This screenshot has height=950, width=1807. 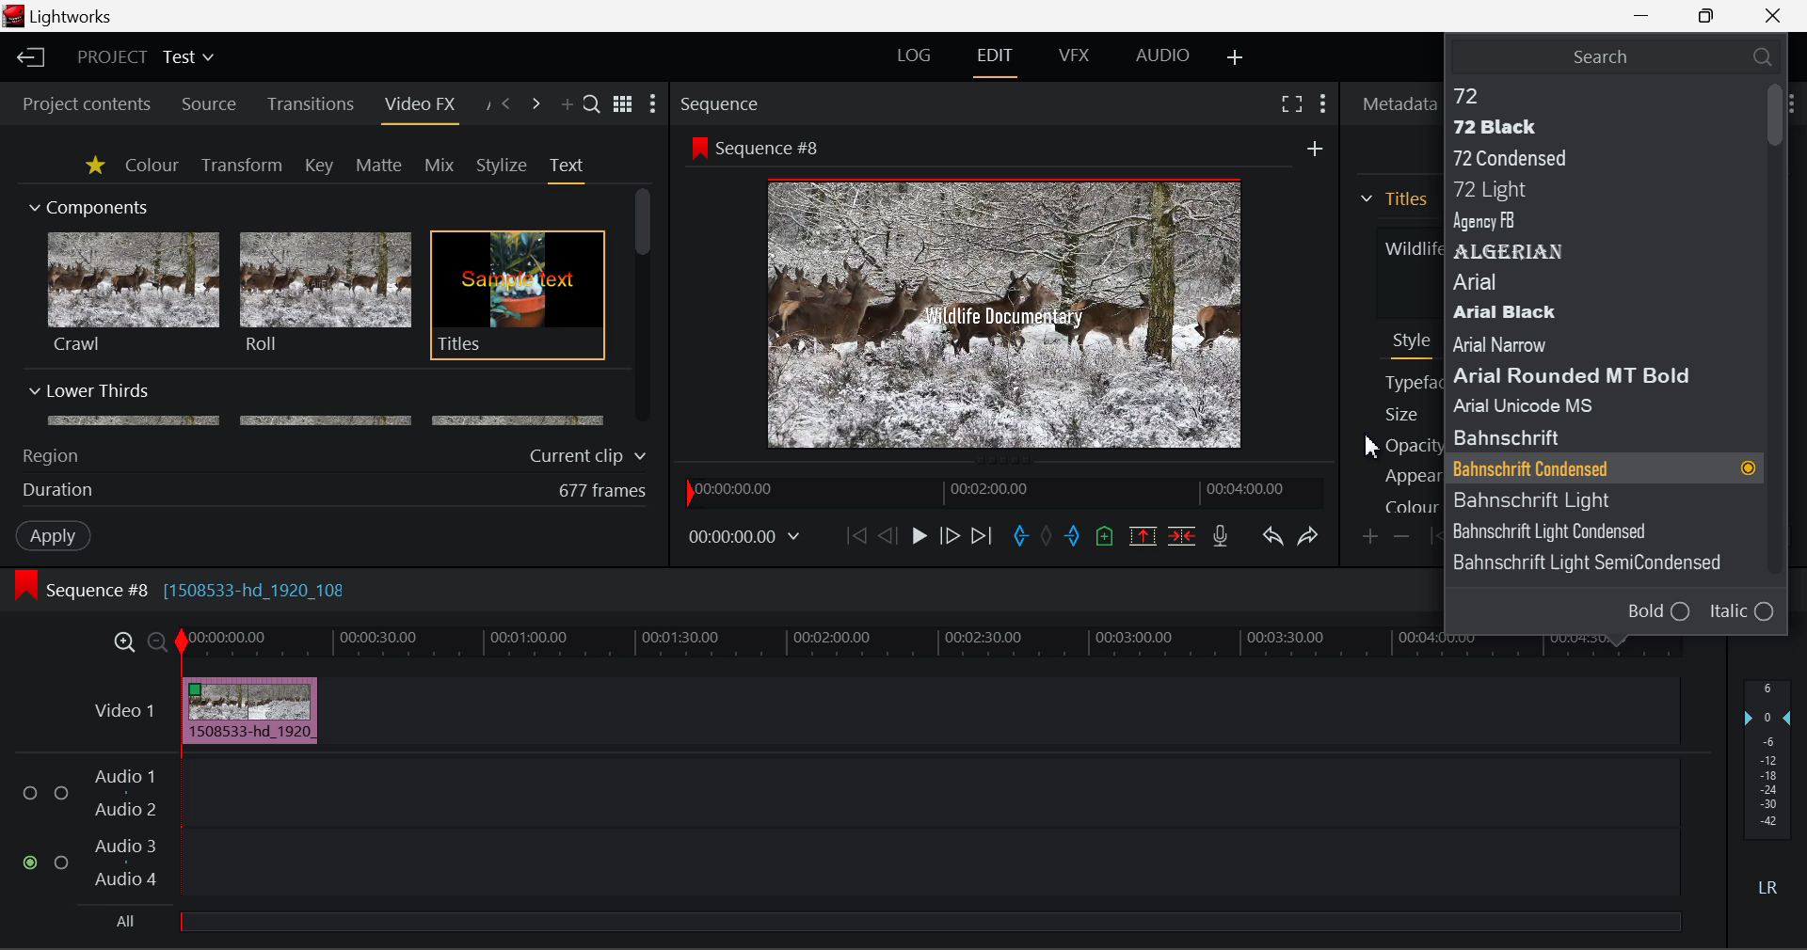 I want to click on Project contents, so click(x=78, y=104).